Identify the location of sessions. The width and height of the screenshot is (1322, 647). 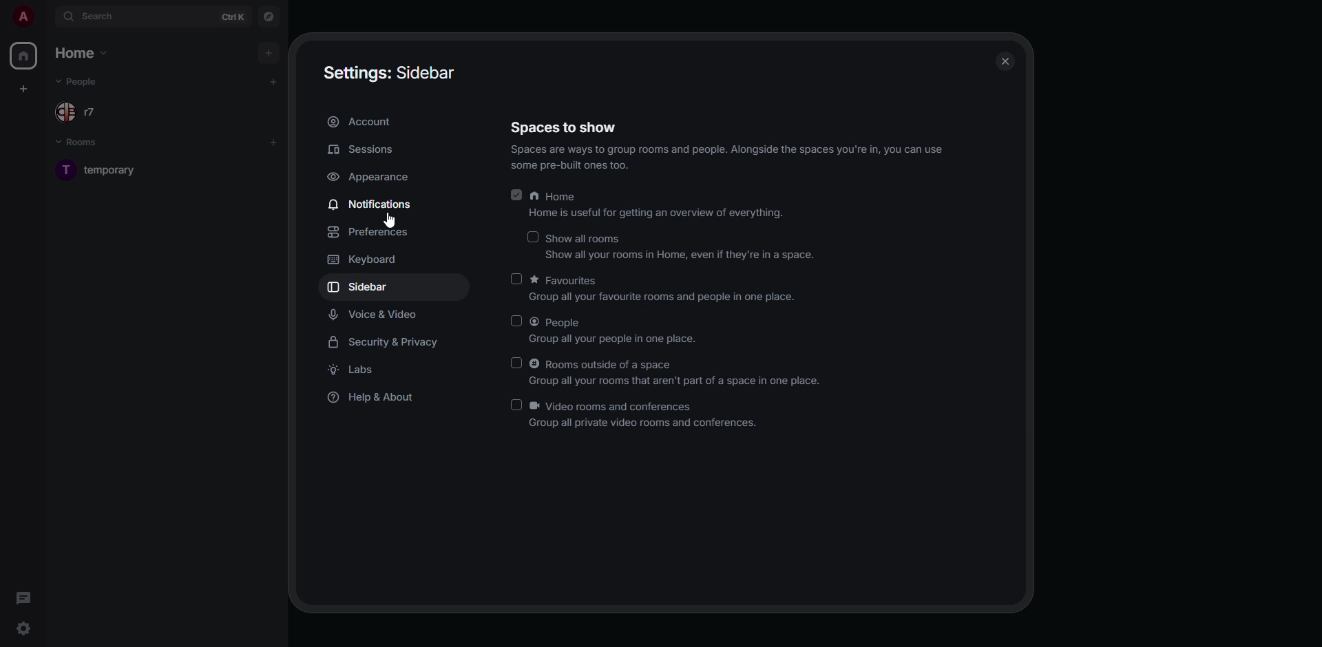
(362, 150).